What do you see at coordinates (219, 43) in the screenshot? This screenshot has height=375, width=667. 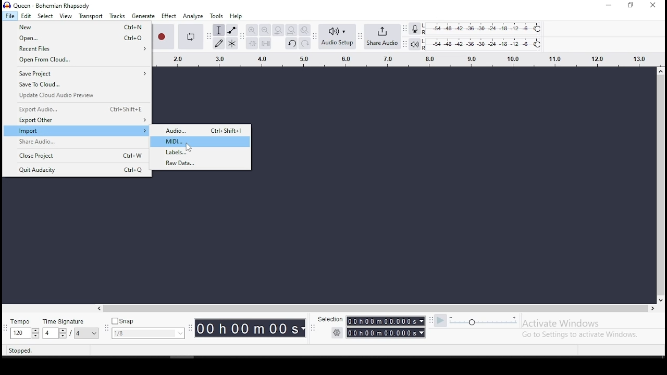 I see `draw tool` at bounding box center [219, 43].